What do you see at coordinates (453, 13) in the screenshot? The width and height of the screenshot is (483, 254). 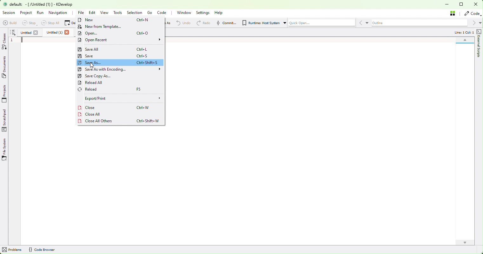 I see `Stash` at bounding box center [453, 13].